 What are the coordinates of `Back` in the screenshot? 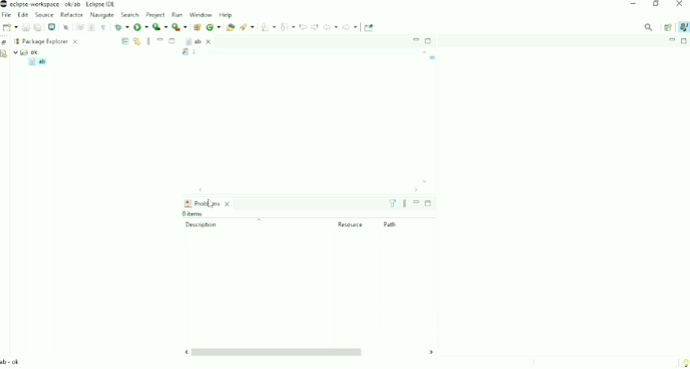 It's located at (330, 27).